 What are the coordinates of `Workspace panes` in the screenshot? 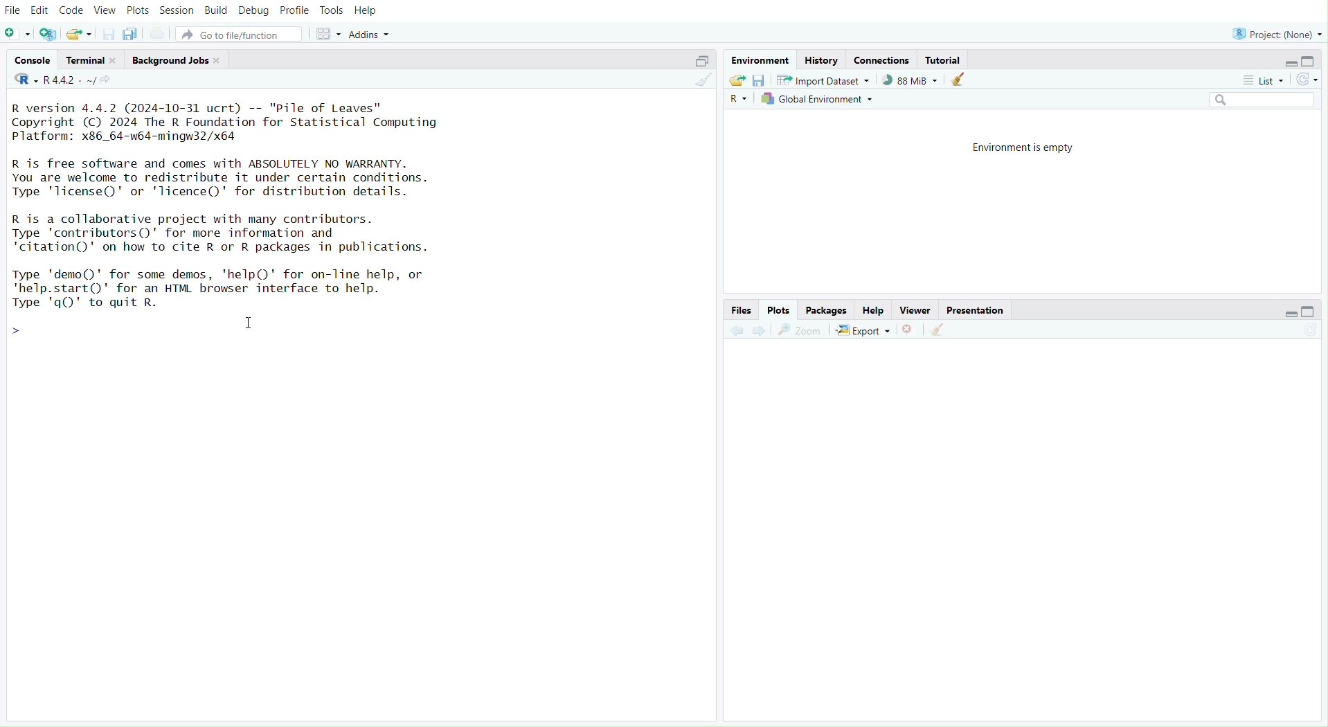 It's located at (325, 35).